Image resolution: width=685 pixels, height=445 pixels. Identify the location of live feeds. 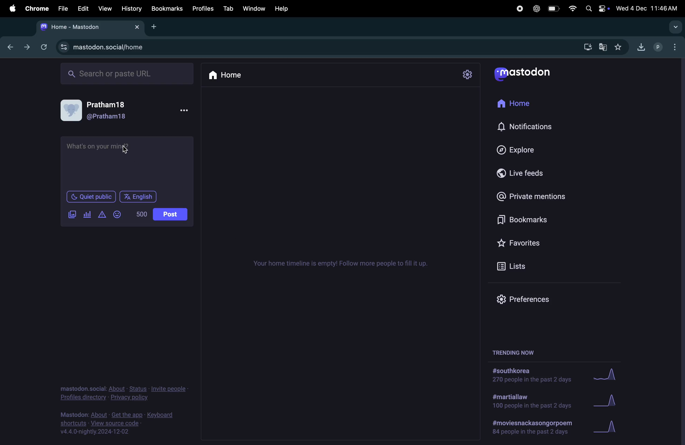
(522, 175).